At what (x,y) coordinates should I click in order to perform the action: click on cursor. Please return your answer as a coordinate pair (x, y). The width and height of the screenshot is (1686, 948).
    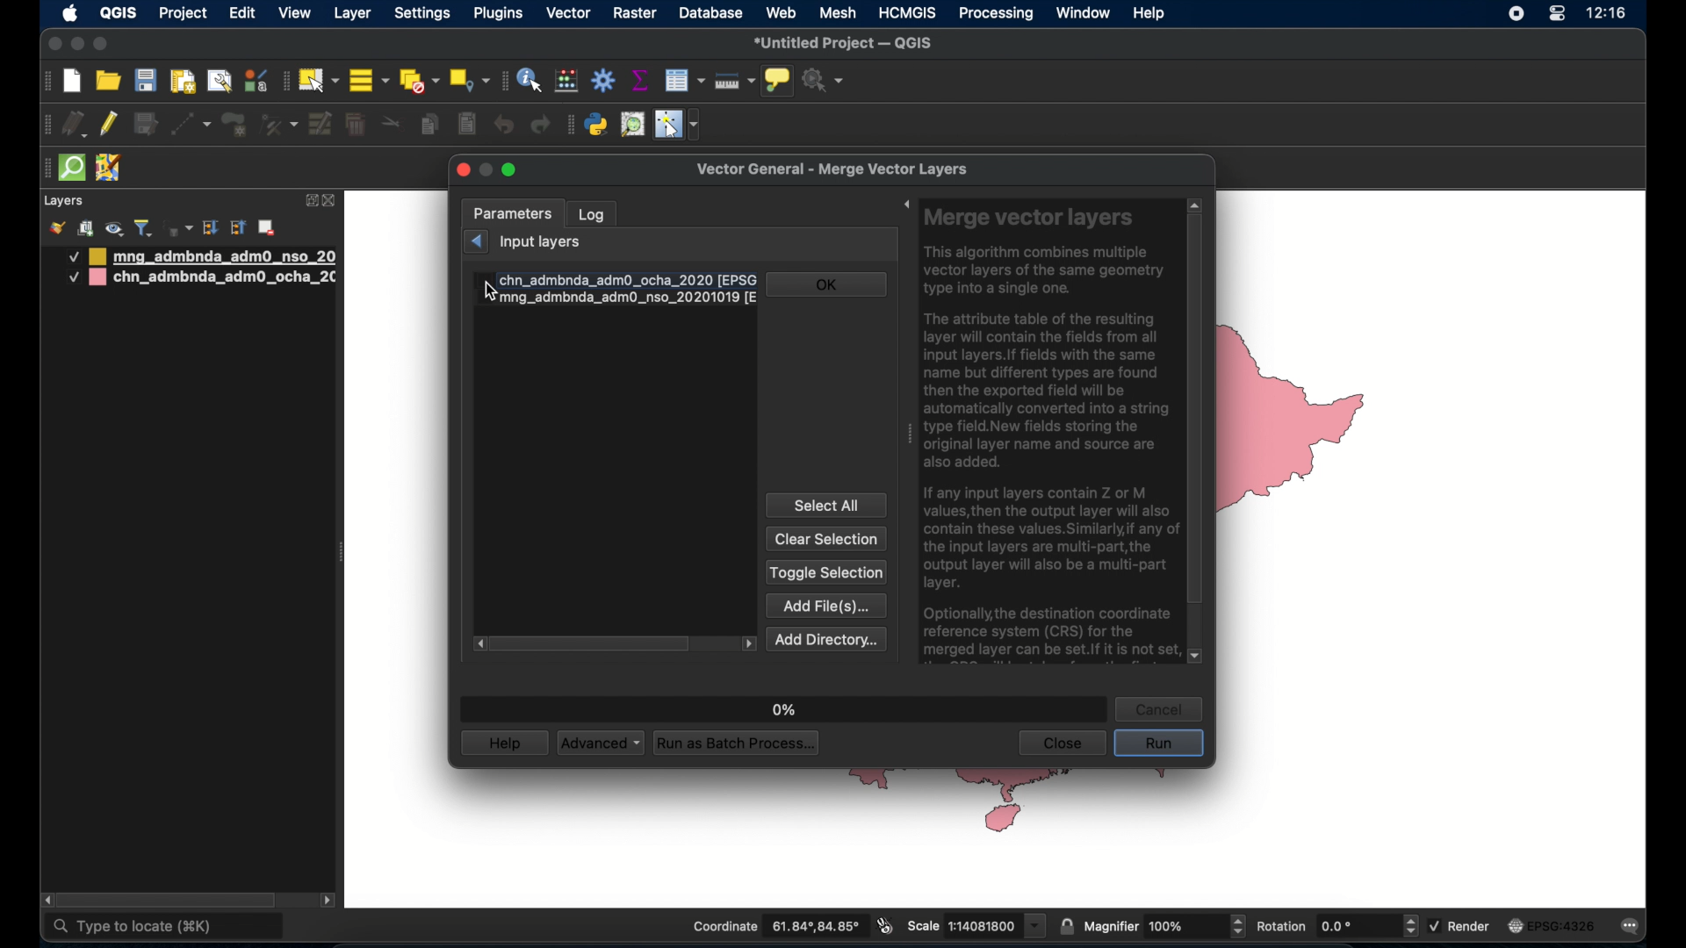
    Looking at the image, I should click on (494, 290).